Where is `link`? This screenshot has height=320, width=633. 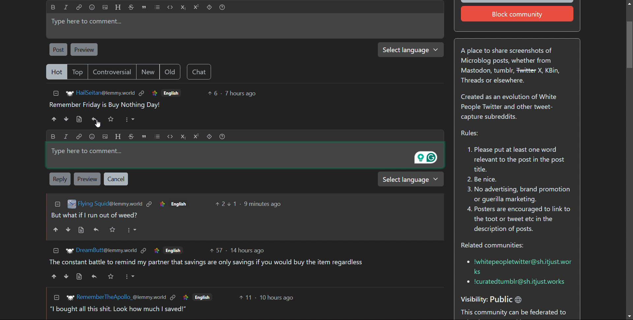 link is located at coordinates (154, 94).